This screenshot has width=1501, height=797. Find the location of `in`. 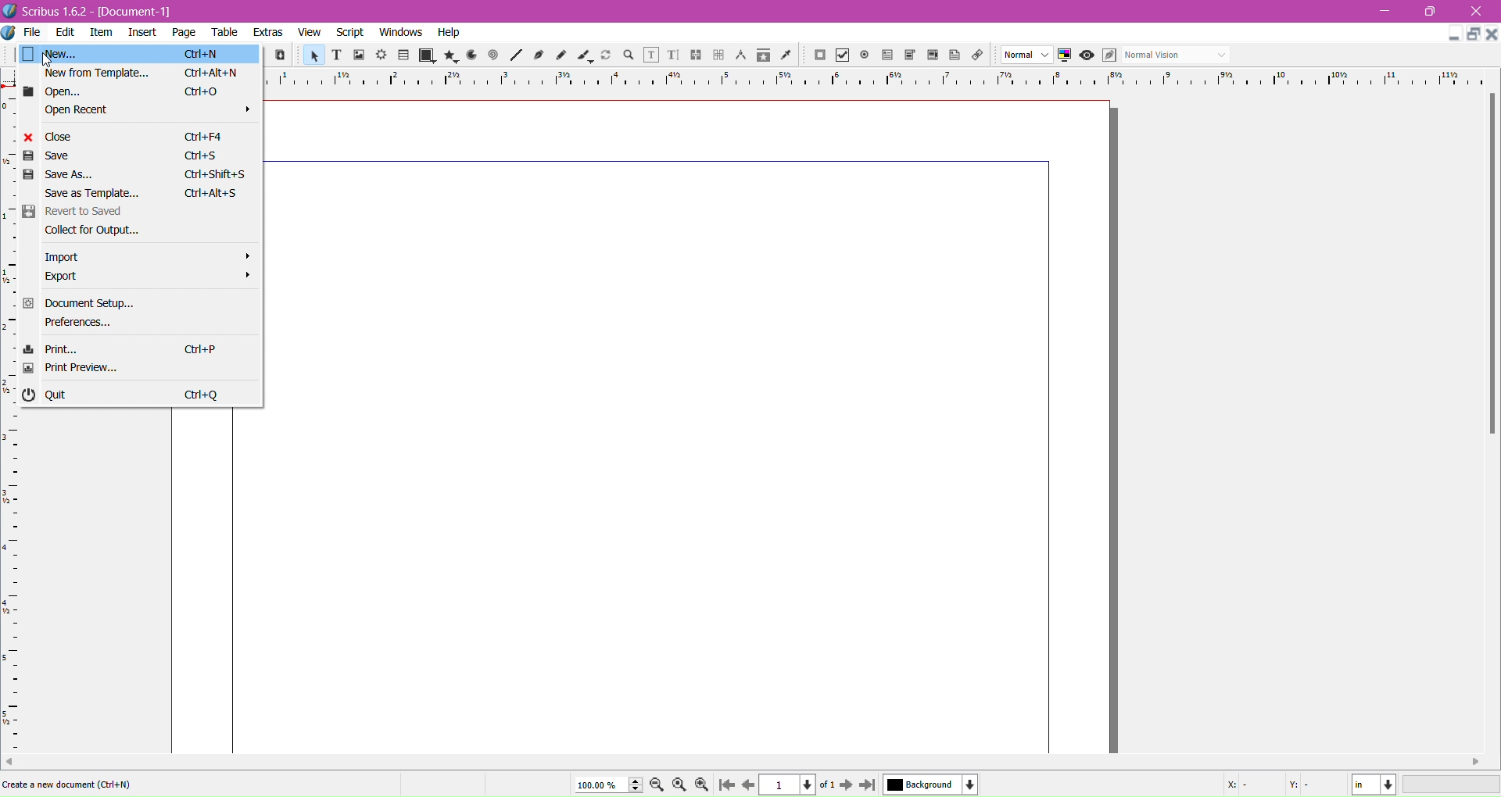

in is located at coordinates (1378, 785).